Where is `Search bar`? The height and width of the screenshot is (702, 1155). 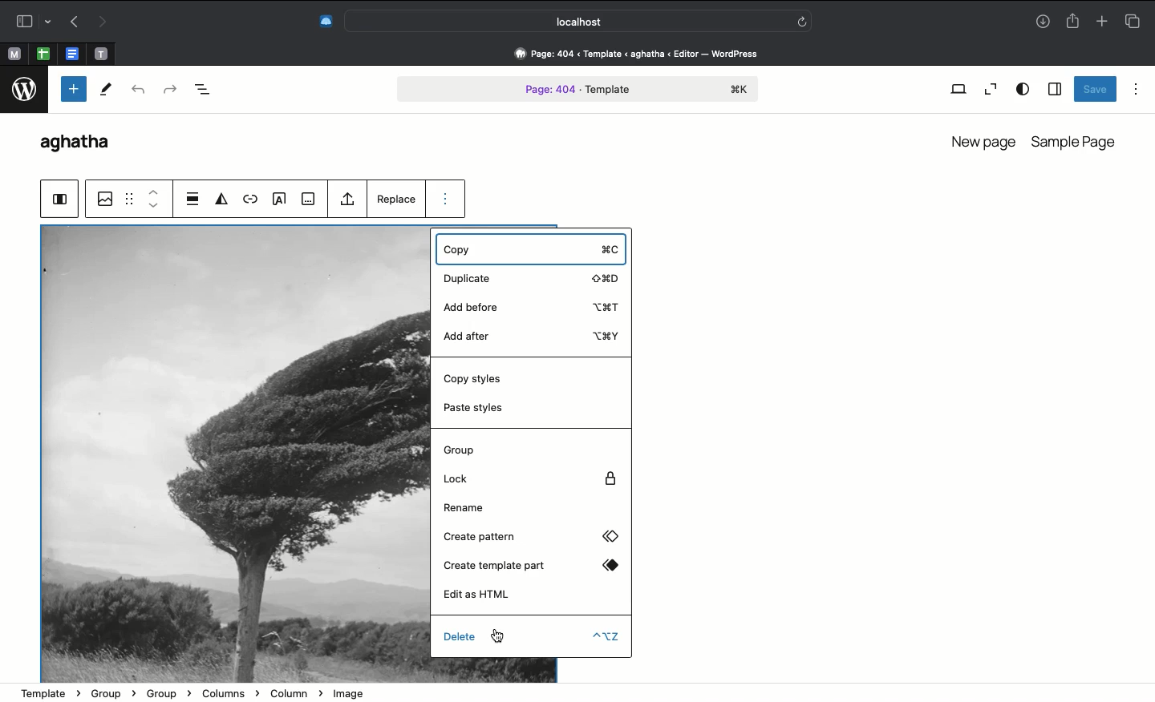
Search bar is located at coordinates (580, 20).